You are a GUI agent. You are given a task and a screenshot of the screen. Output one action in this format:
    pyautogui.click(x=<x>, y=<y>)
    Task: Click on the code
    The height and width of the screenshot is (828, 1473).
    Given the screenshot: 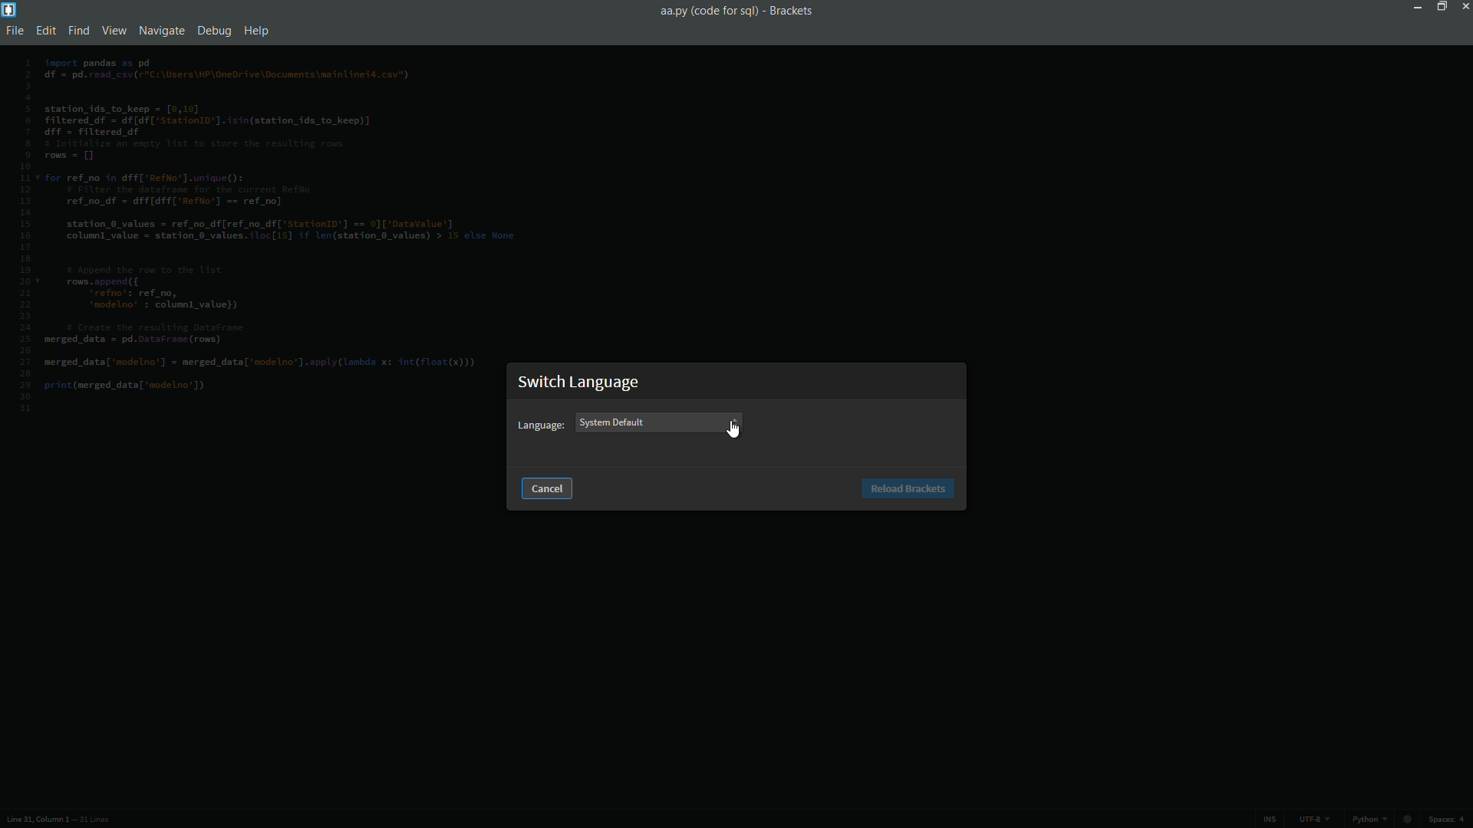 What is the action you would take?
    pyautogui.click(x=271, y=228)
    